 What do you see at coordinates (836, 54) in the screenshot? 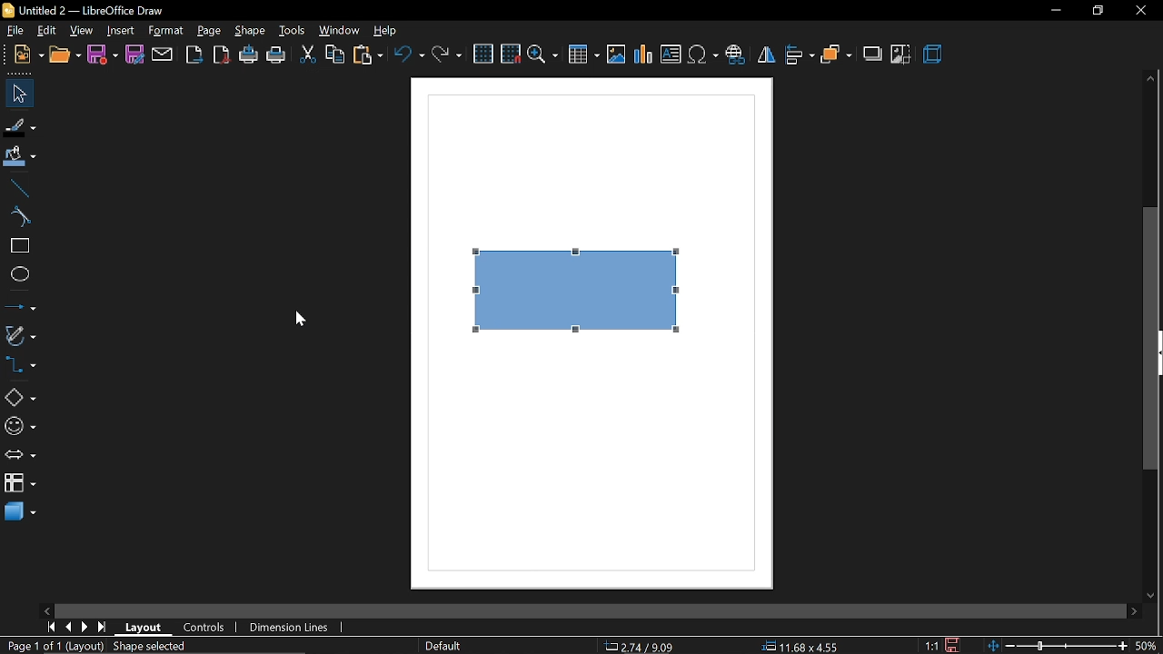
I see `arrange` at bounding box center [836, 54].